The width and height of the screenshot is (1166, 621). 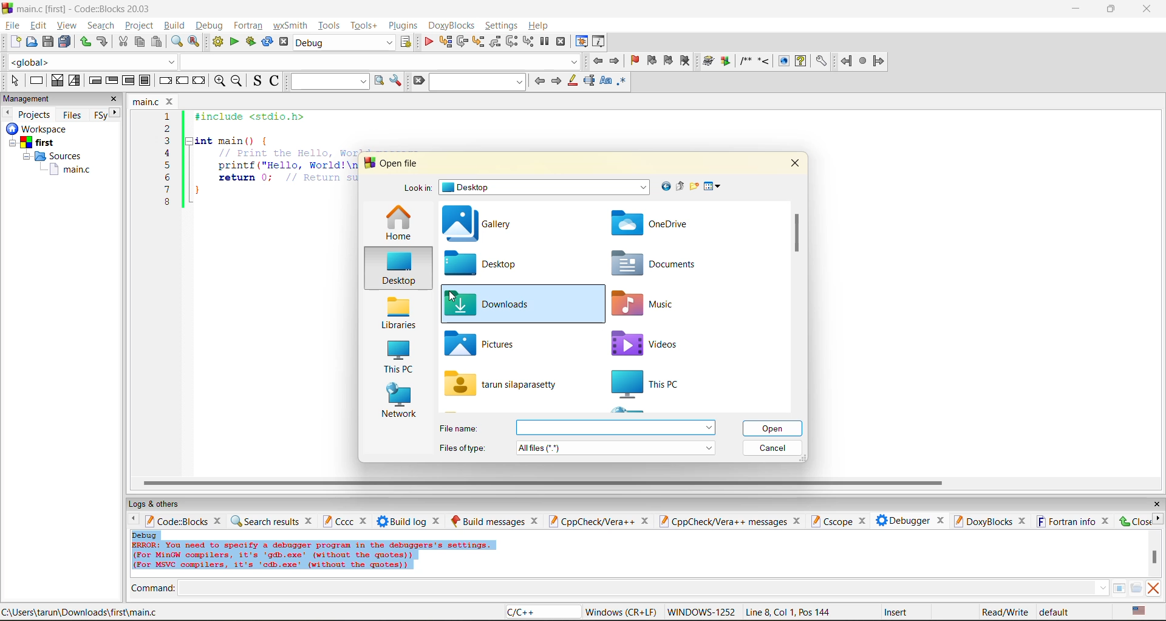 I want to click on 8, so click(x=167, y=202).